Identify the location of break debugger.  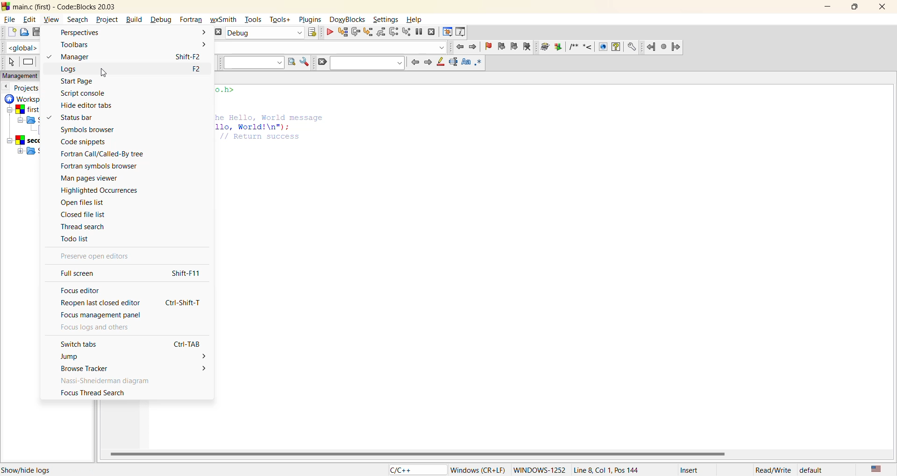
(420, 33).